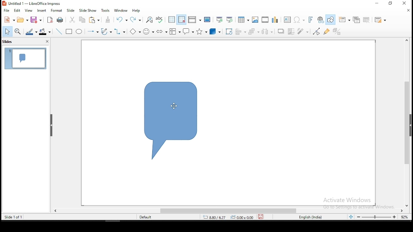 The image size is (413, 232). I want to click on show draw functions, so click(331, 20).